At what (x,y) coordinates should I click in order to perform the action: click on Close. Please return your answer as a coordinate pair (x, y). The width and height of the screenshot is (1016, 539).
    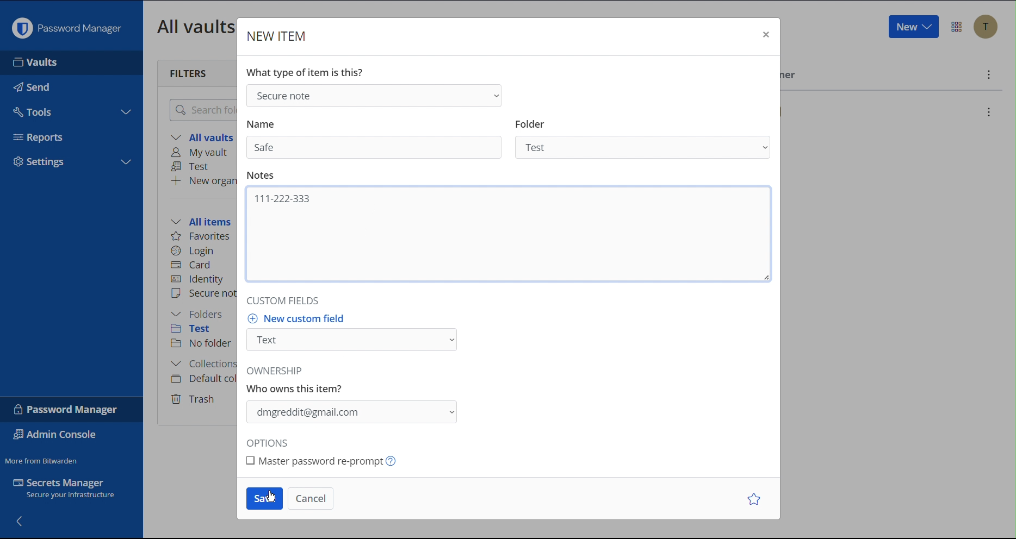
    Looking at the image, I should click on (764, 36).